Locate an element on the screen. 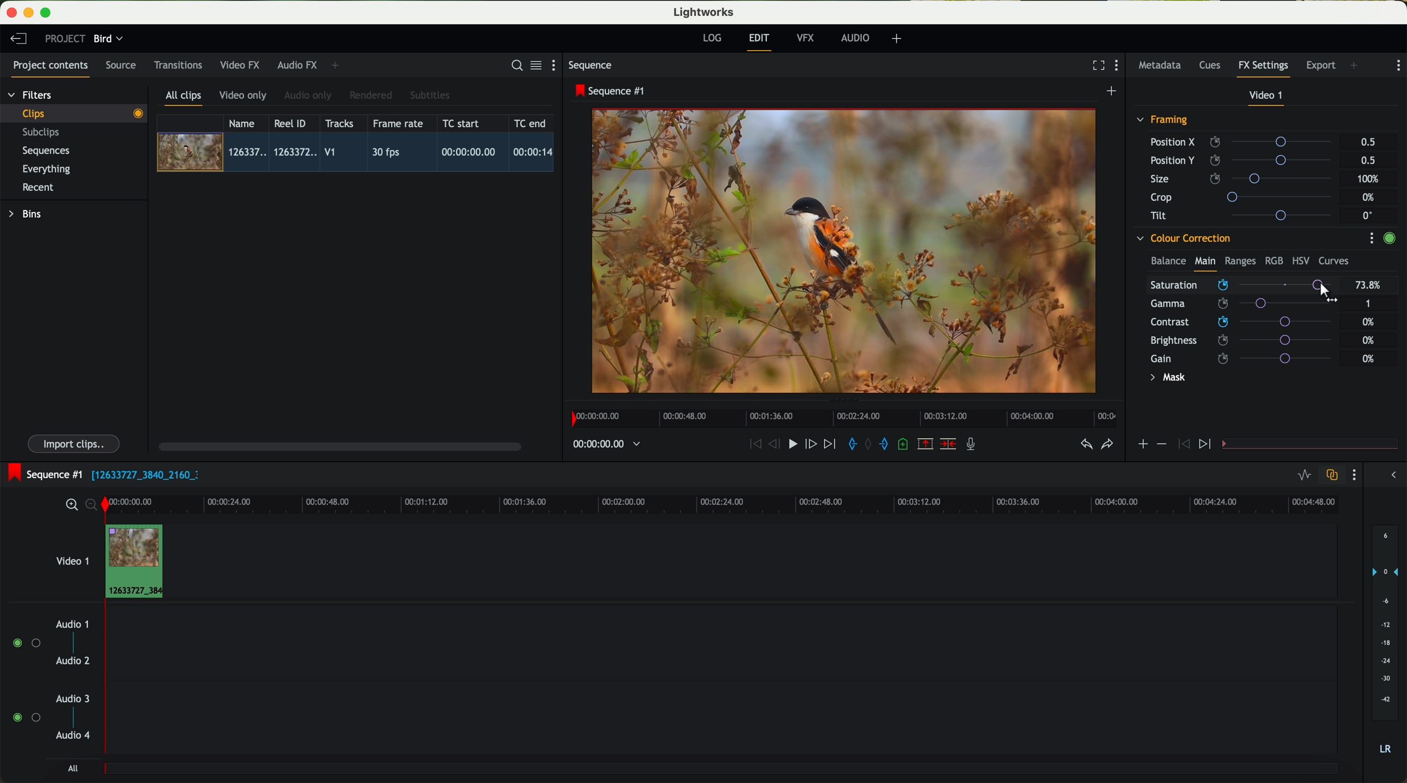  position X is located at coordinates (1245, 142).